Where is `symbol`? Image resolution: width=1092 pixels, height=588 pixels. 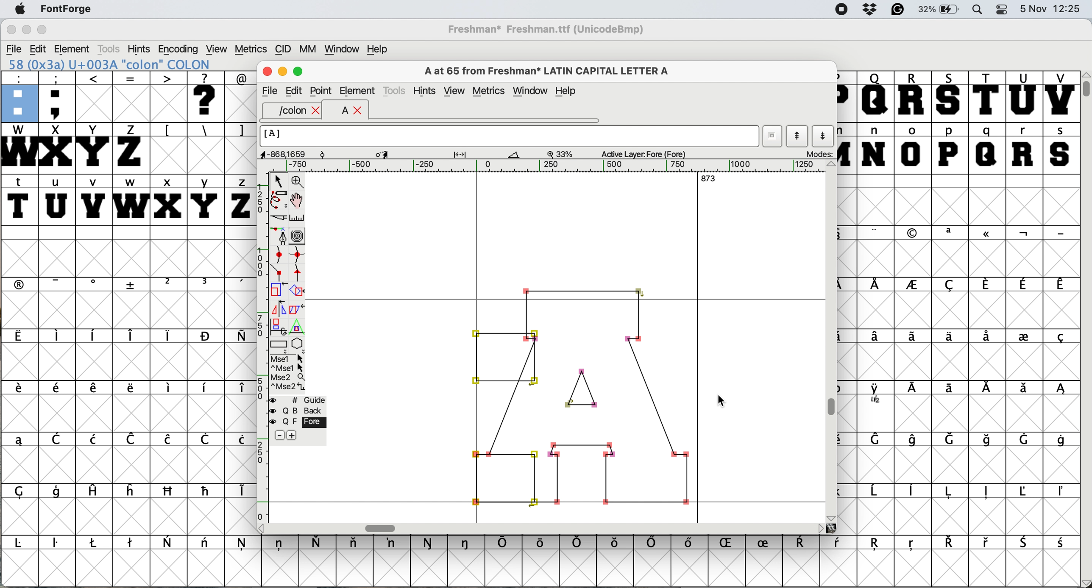 symbol is located at coordinates (914, 233).